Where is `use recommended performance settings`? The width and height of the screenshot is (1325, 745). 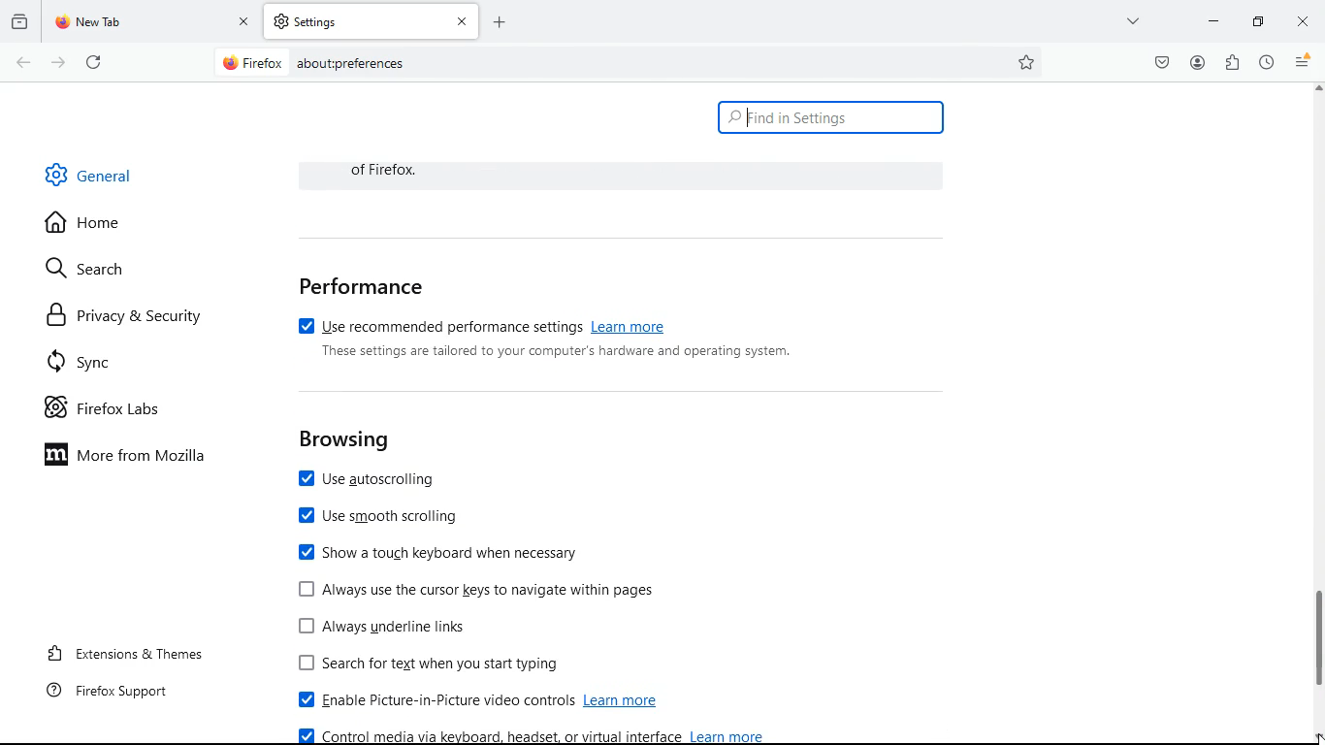 use recommended performance settings is located at coordinates (482, 323).